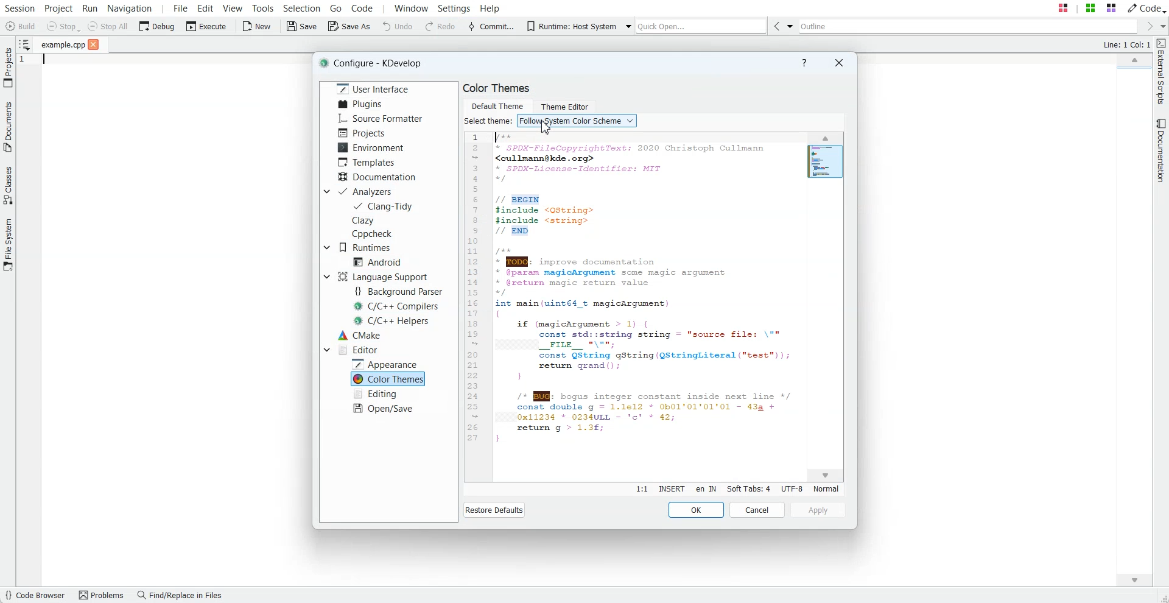 This screenshot has height=603, width=1169. I want to click on Apply, so click(818, 510).